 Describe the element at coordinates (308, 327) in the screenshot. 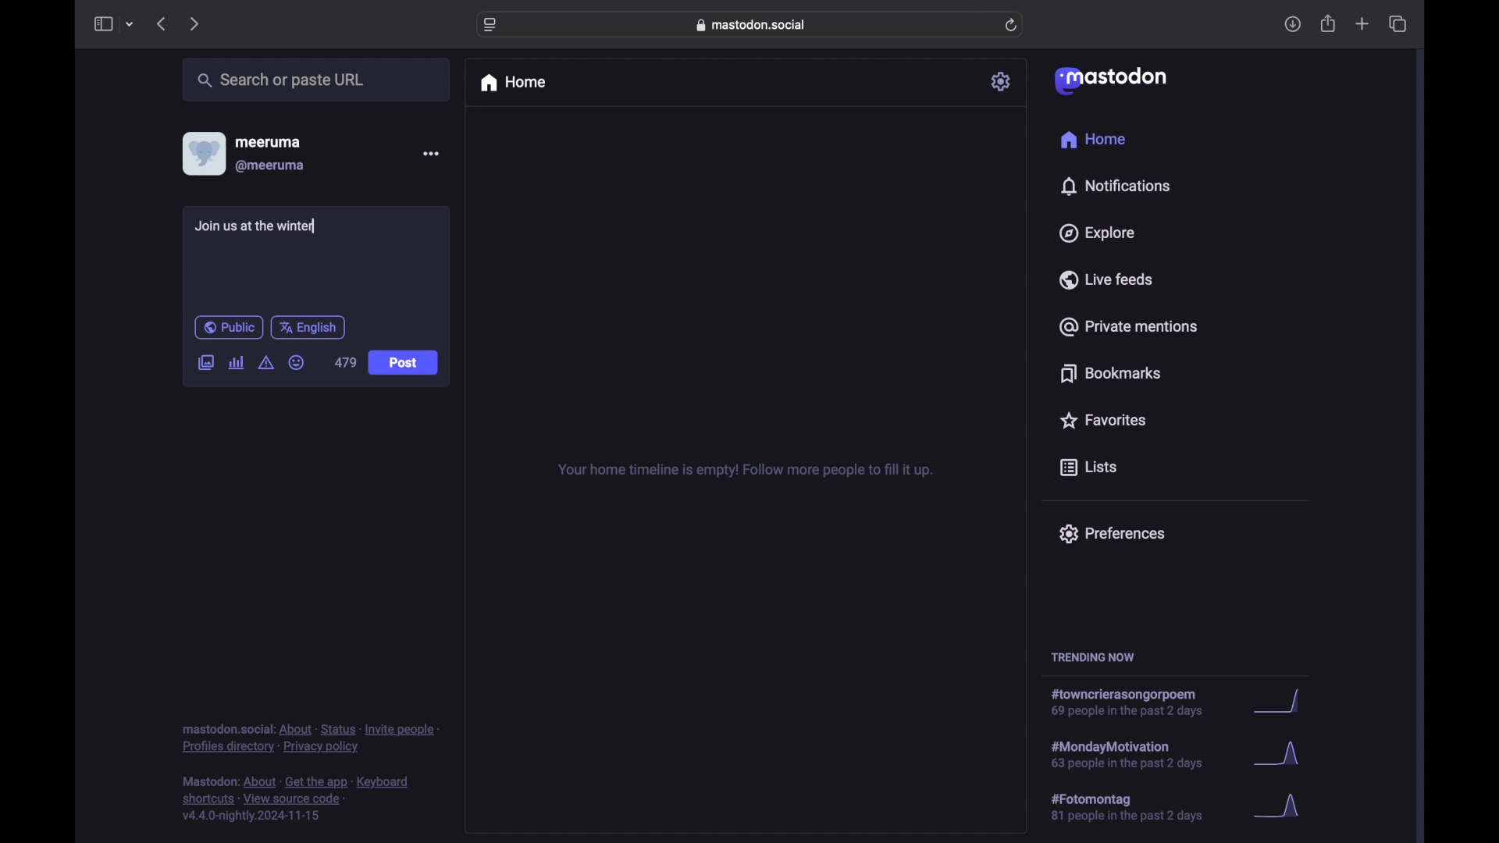

I see `english` at that location.